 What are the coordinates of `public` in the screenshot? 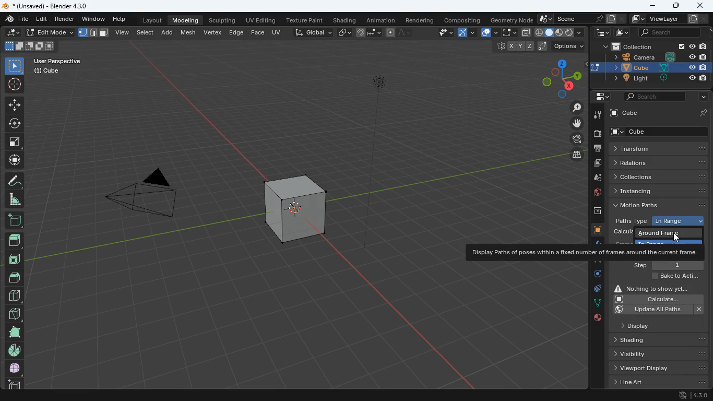 It's located at (597, 320).